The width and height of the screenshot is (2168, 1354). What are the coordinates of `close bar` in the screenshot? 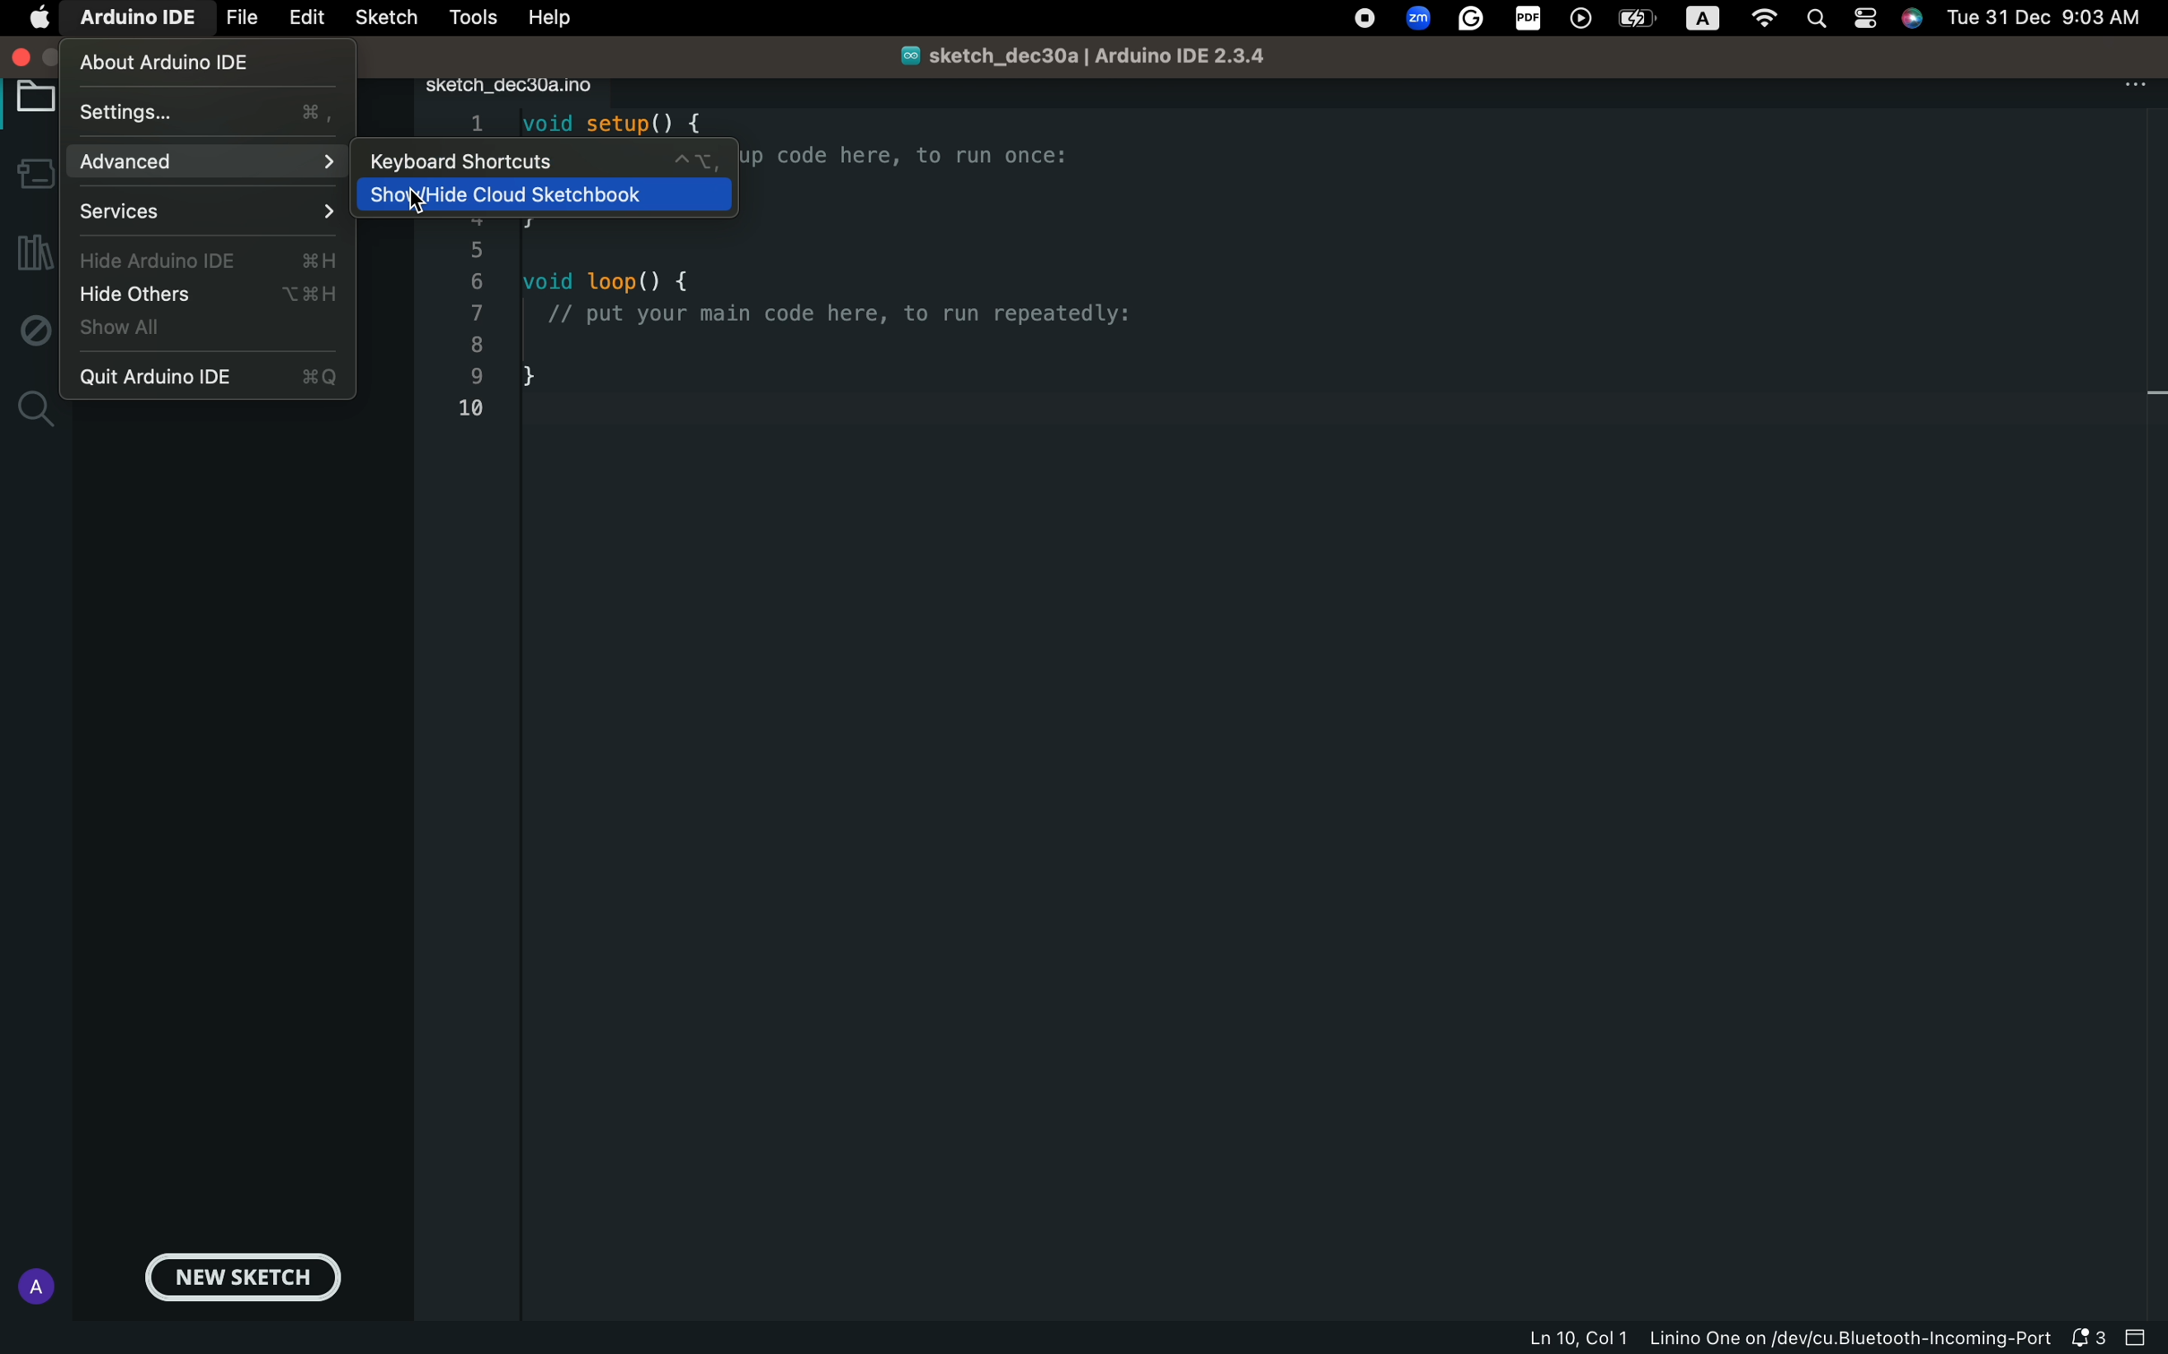 It's located at (2138, 1338).